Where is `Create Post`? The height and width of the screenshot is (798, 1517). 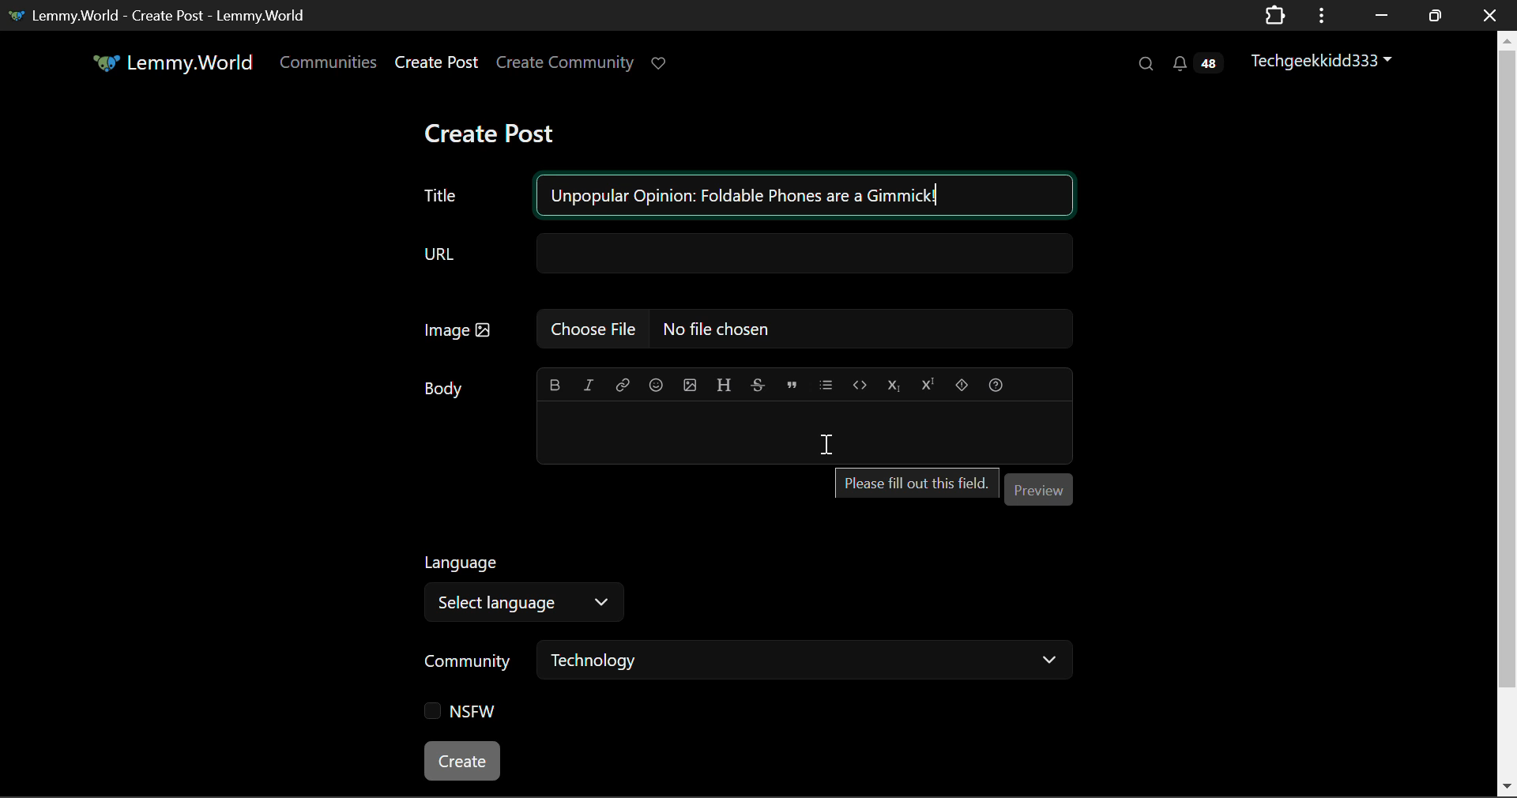 Create Post is located at coordinates (488, 135).